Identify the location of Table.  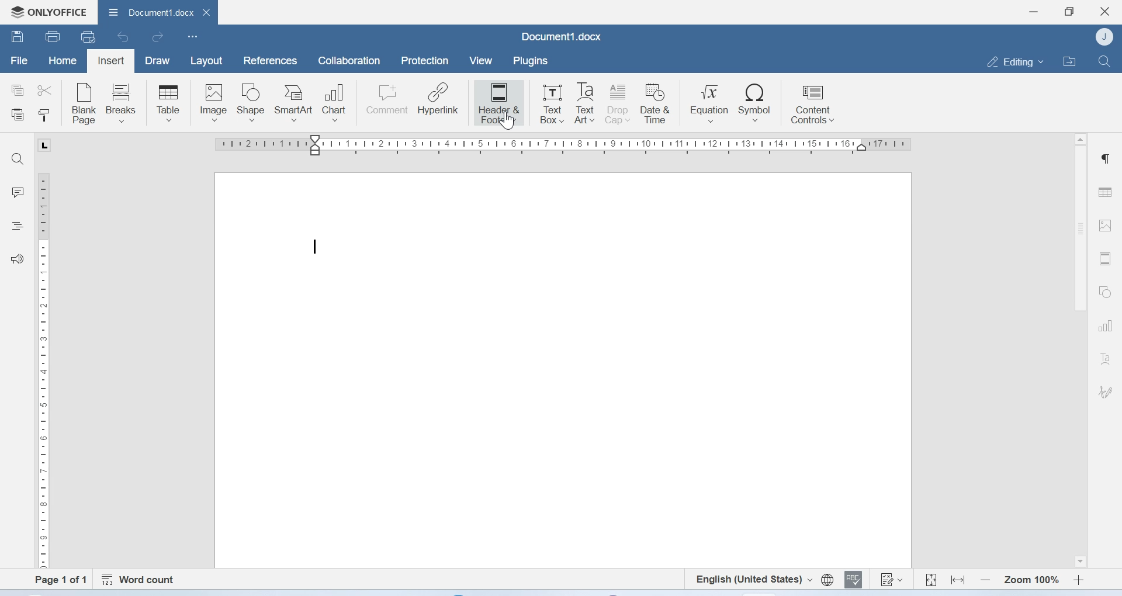
(168, 102).